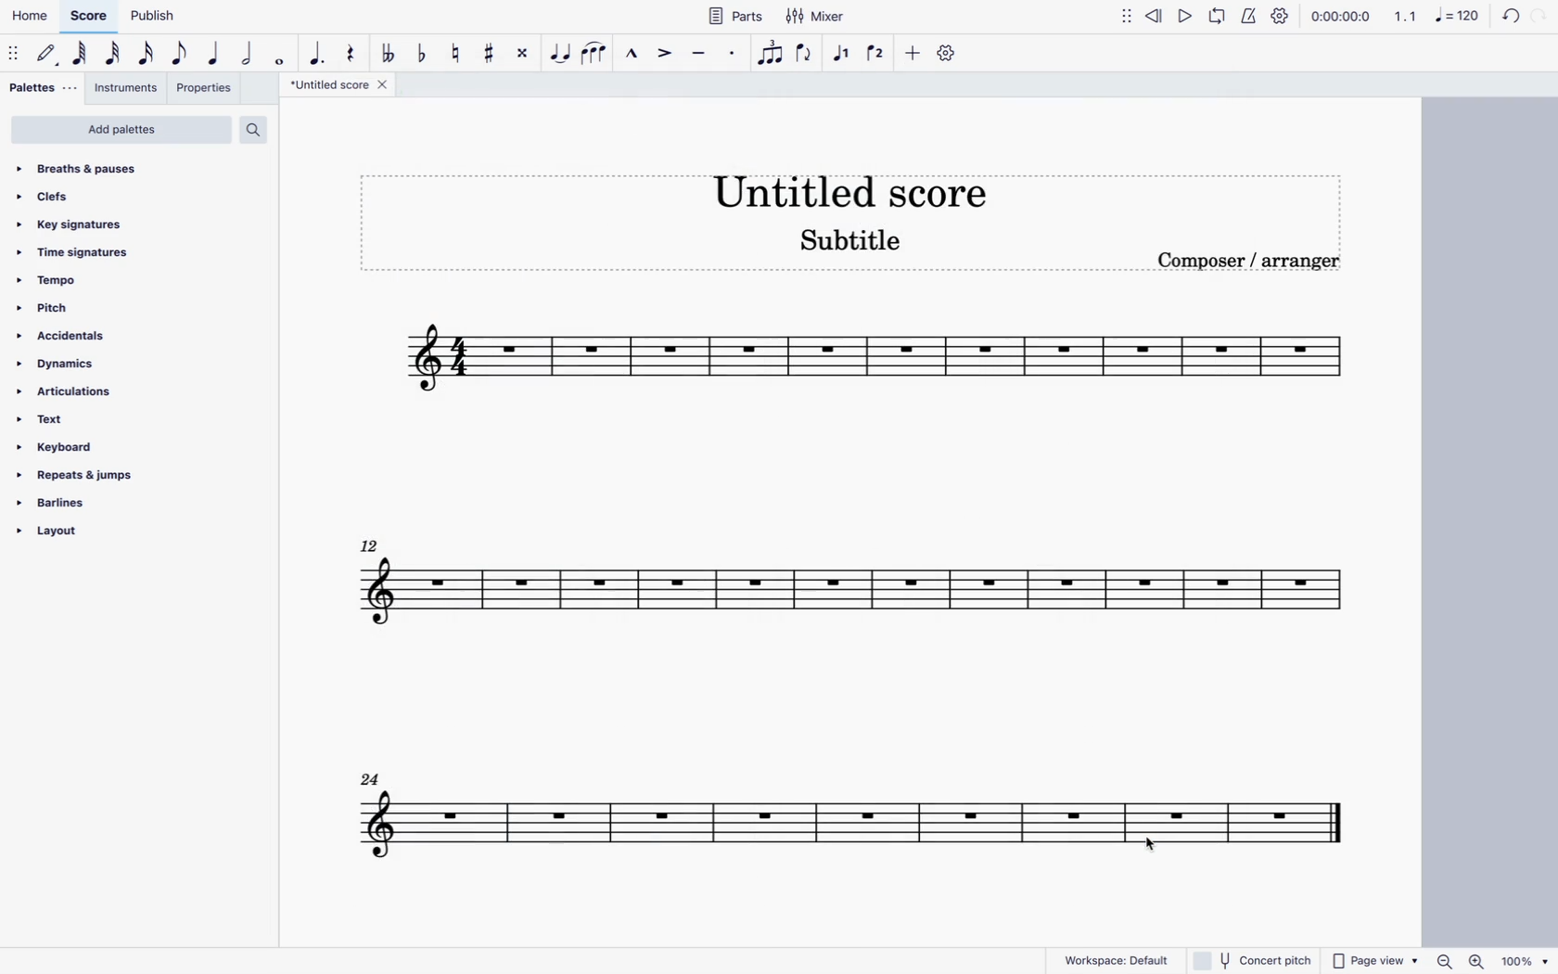 Image resolution: width=1558 pixels, height=974 pixels. I want to click on search, so click(260, 130).